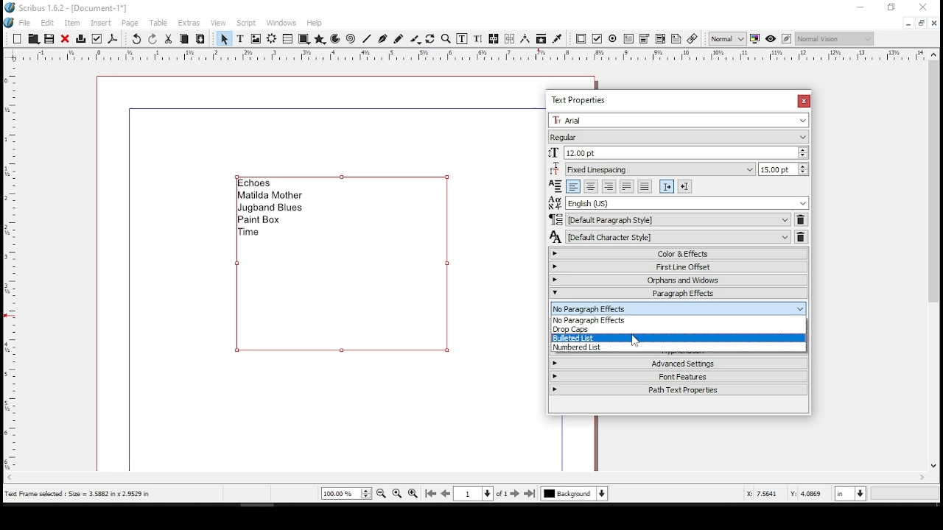 The width and height of the screenshot is (943, 530). Describe the element at coordinates (636, 339) in the screenshot. I see `mouse pointer` at that location.